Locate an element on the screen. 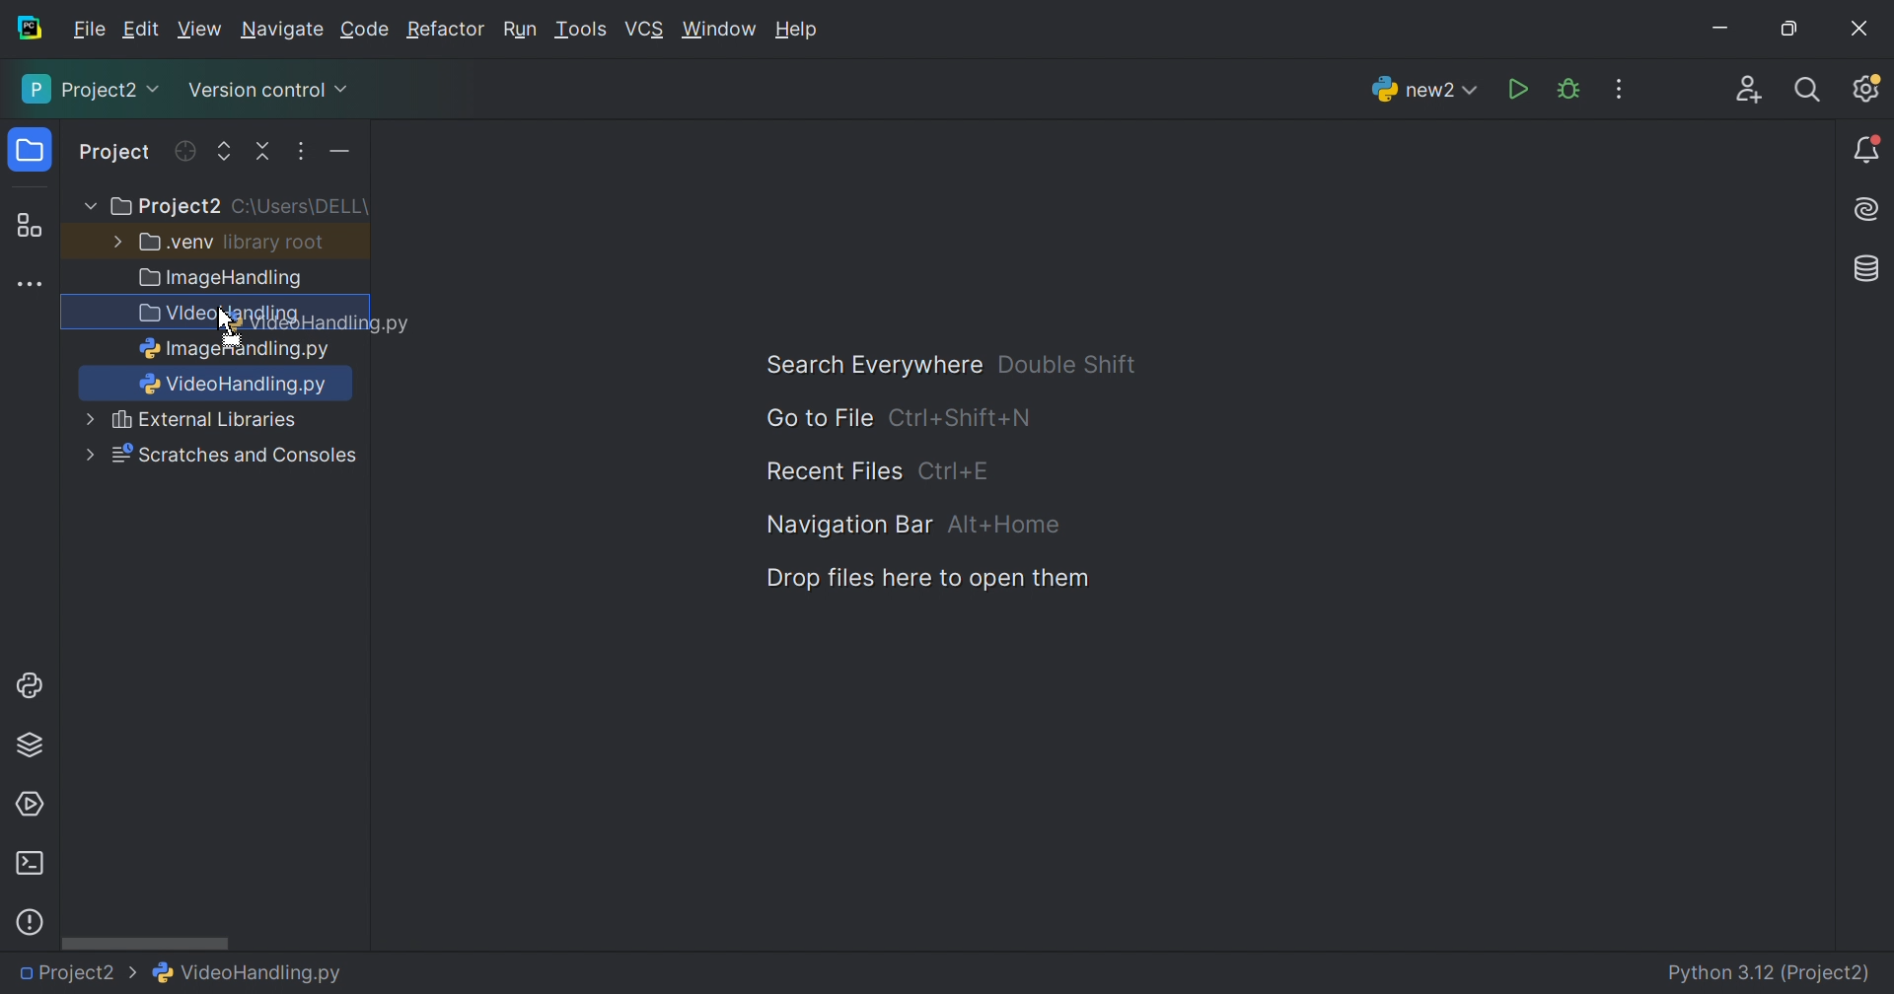 The width and height of the screenshot is (1894, 994). Python console is located at coordinates (33, 685).